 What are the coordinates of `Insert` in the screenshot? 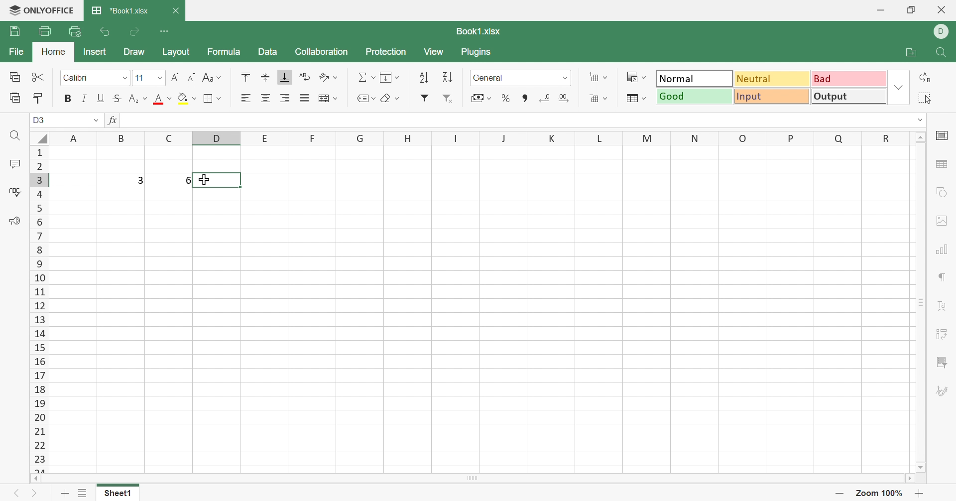 It's located at (97, 52).